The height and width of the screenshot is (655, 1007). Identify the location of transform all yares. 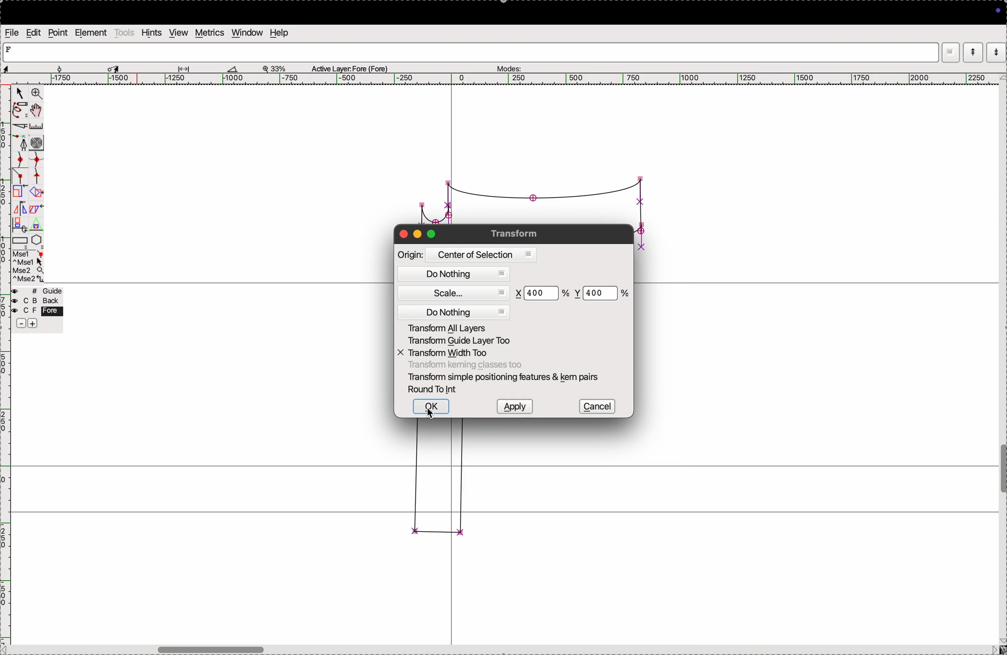
(458, 327).